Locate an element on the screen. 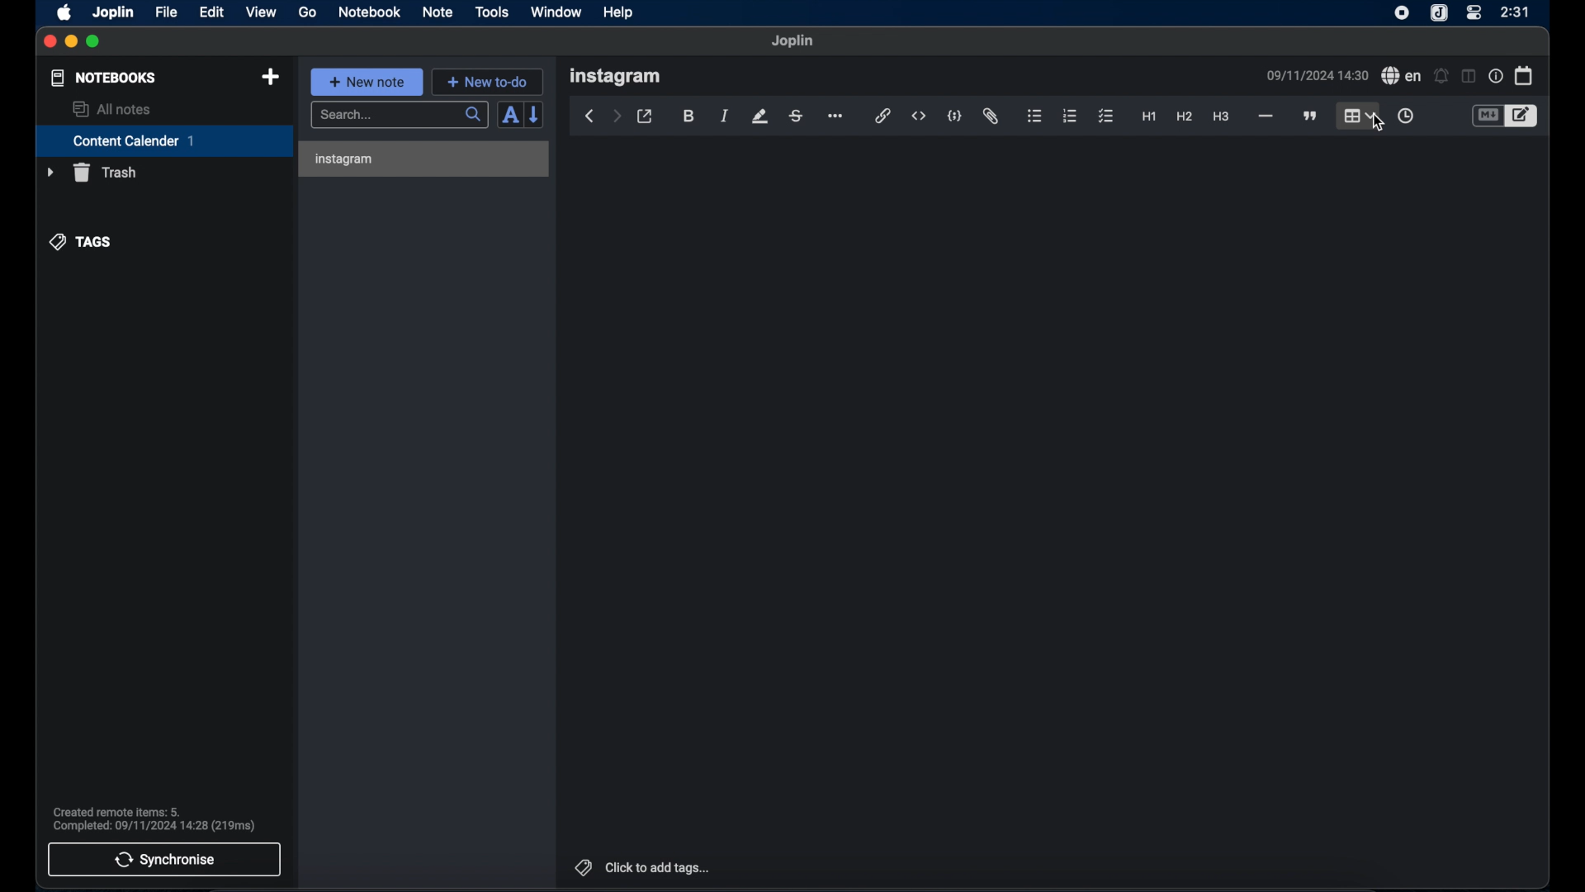 Image resolution: width=1585 pixels, height=892 pixels. cursor is located at coordinates (1383, 125).